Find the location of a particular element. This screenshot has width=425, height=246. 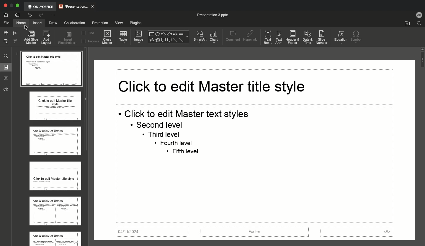

Draw is located at coordinates (53, 23).